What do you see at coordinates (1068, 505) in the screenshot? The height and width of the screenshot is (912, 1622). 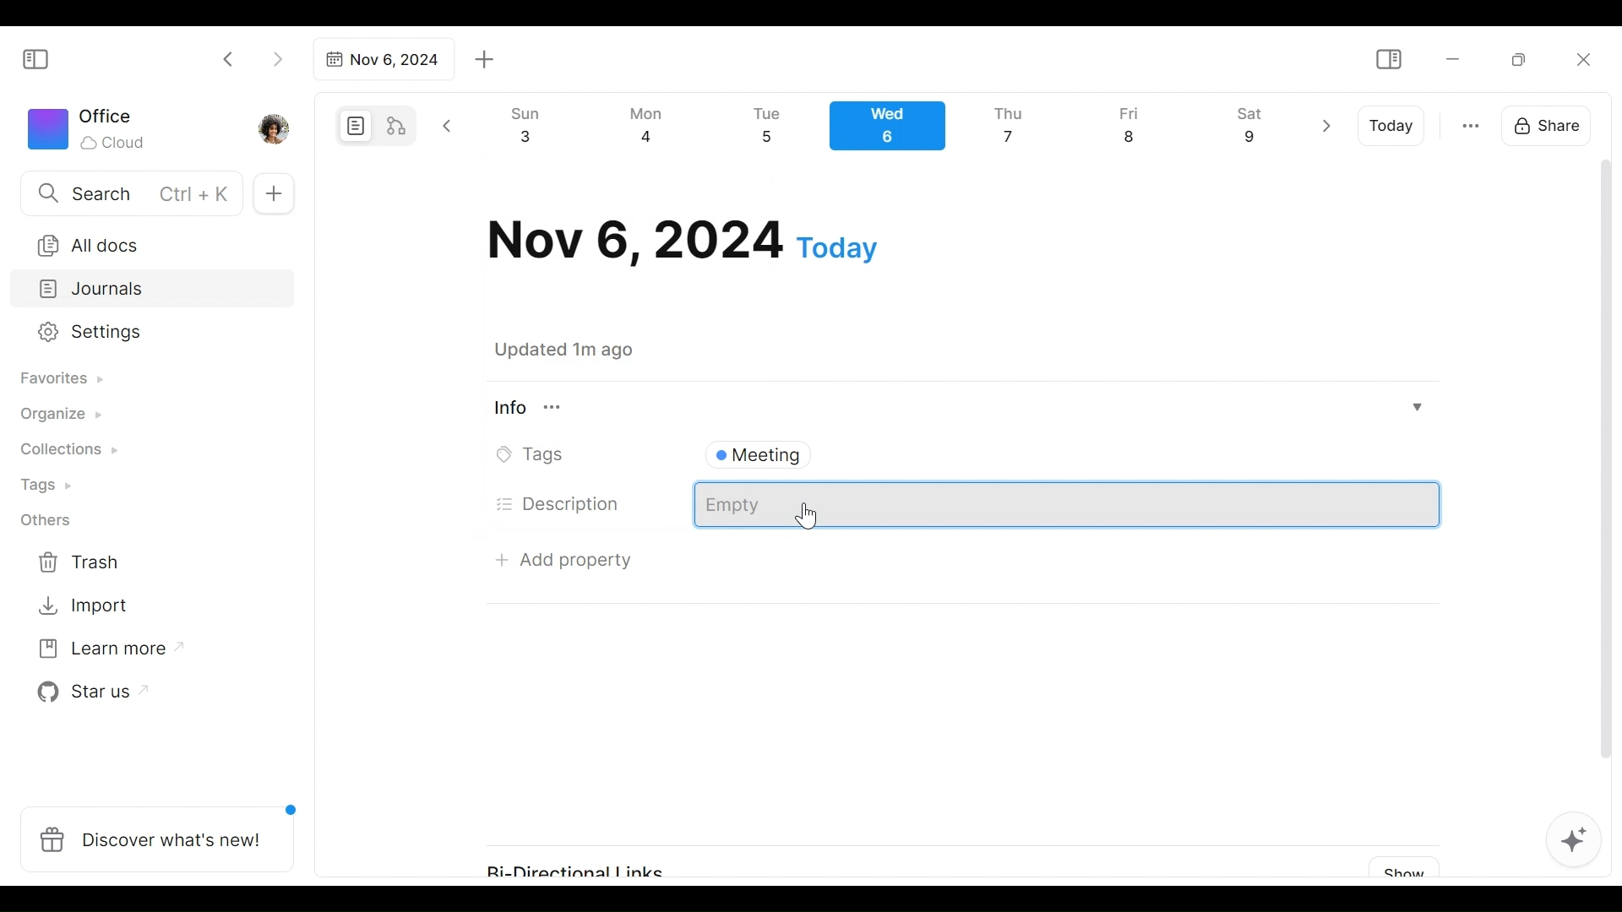 I see `Descriptions` at bounding box center [1068, 505].